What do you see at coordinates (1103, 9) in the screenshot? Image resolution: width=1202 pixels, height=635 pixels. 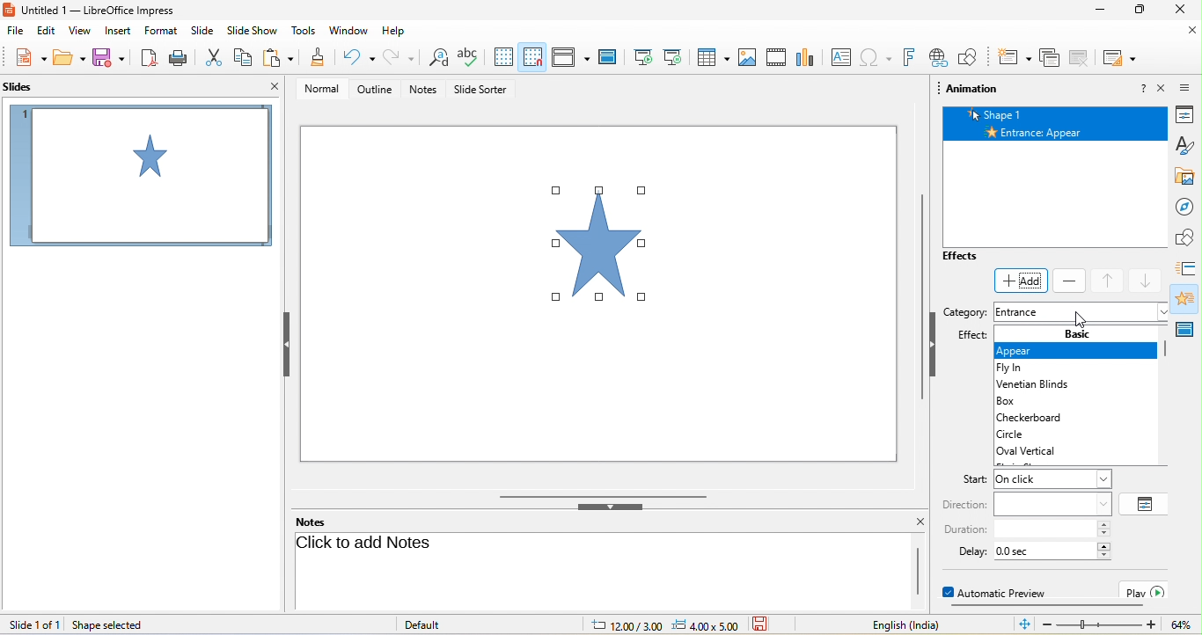 I see `minimize` at bounding box center [1103, 9].